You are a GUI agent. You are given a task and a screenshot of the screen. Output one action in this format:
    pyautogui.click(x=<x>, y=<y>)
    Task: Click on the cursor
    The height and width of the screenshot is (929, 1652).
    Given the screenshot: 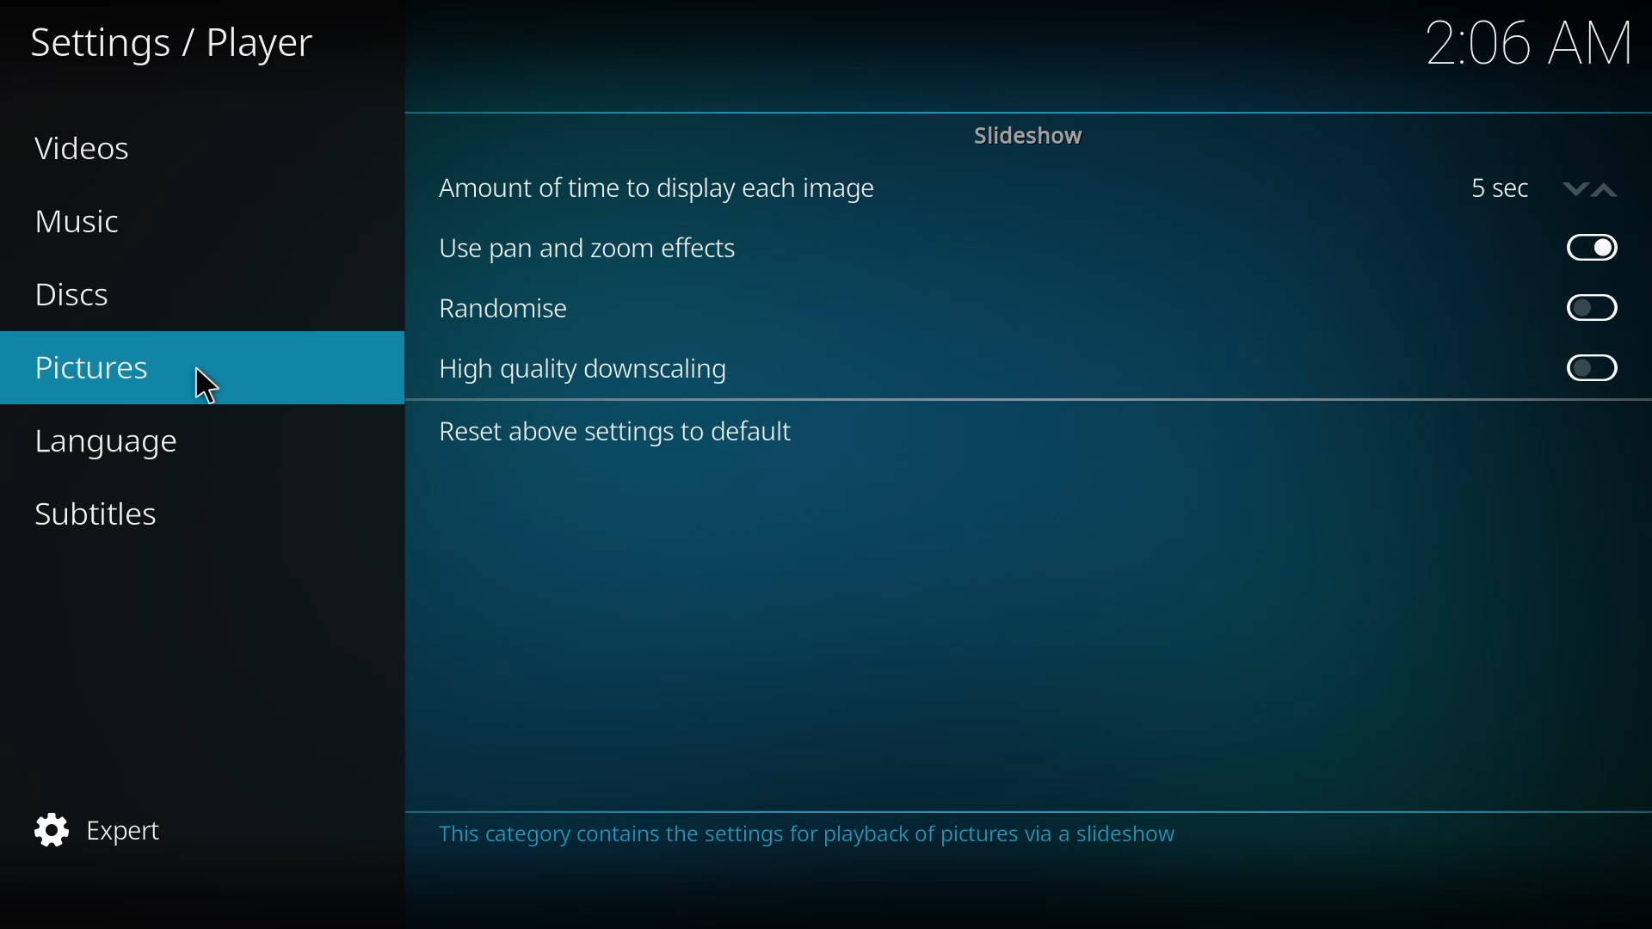 What is the action you would take?
    pyautogui.click(x=207, y=386)
    